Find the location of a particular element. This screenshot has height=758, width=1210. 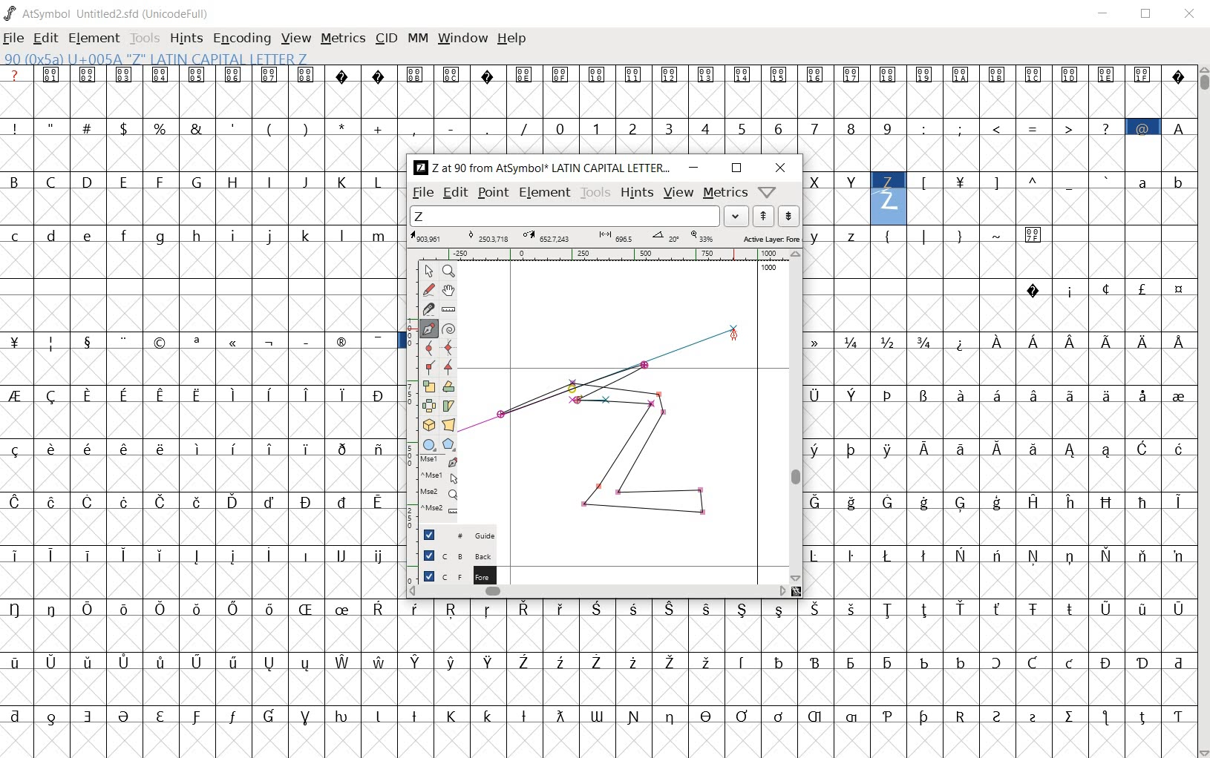

edit is located at coordinates (47, 39).